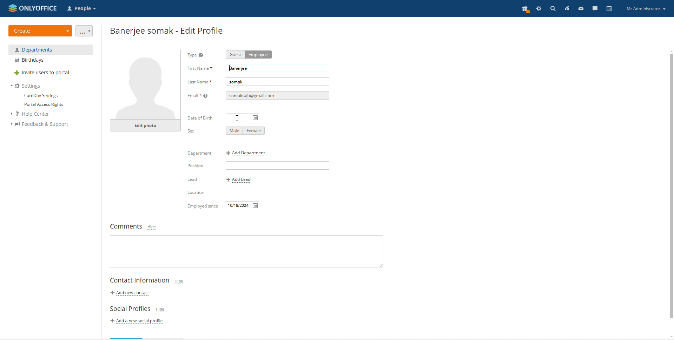 The height and width of the screenshot is (340, 674). I want to click on profile, so click(646, 9).